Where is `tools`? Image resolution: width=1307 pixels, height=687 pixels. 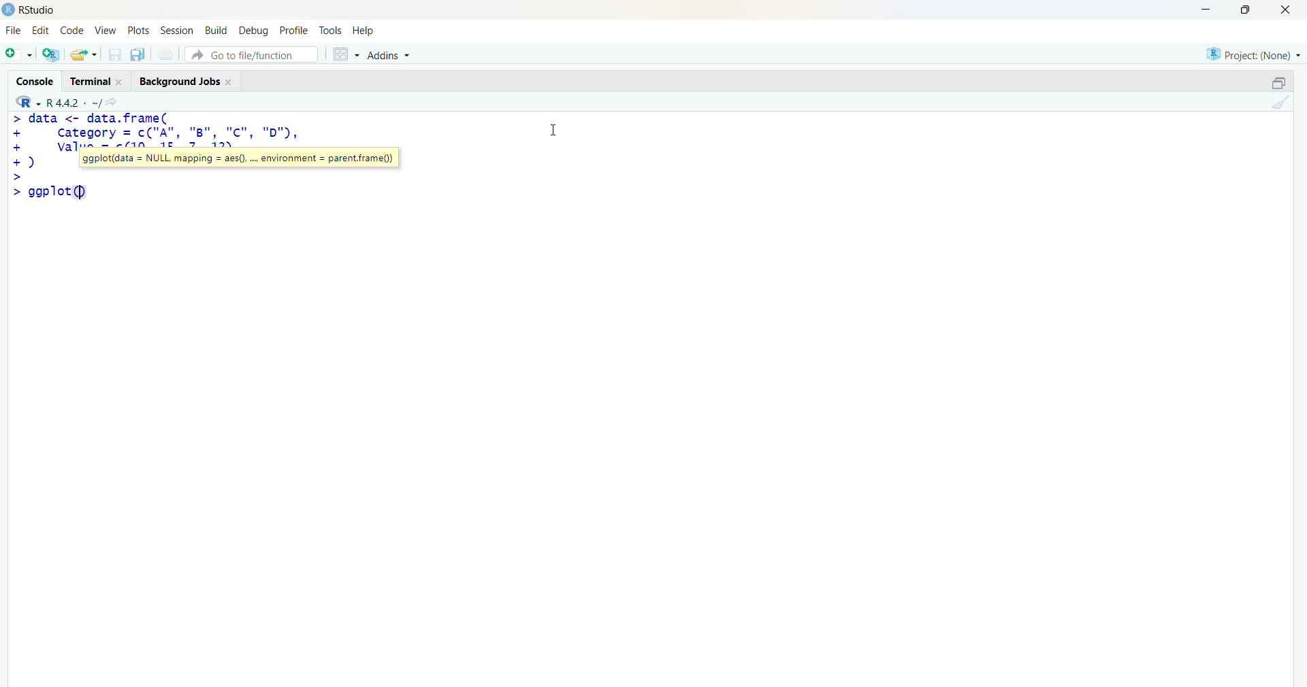 tools is located at coordinates (332, 31).